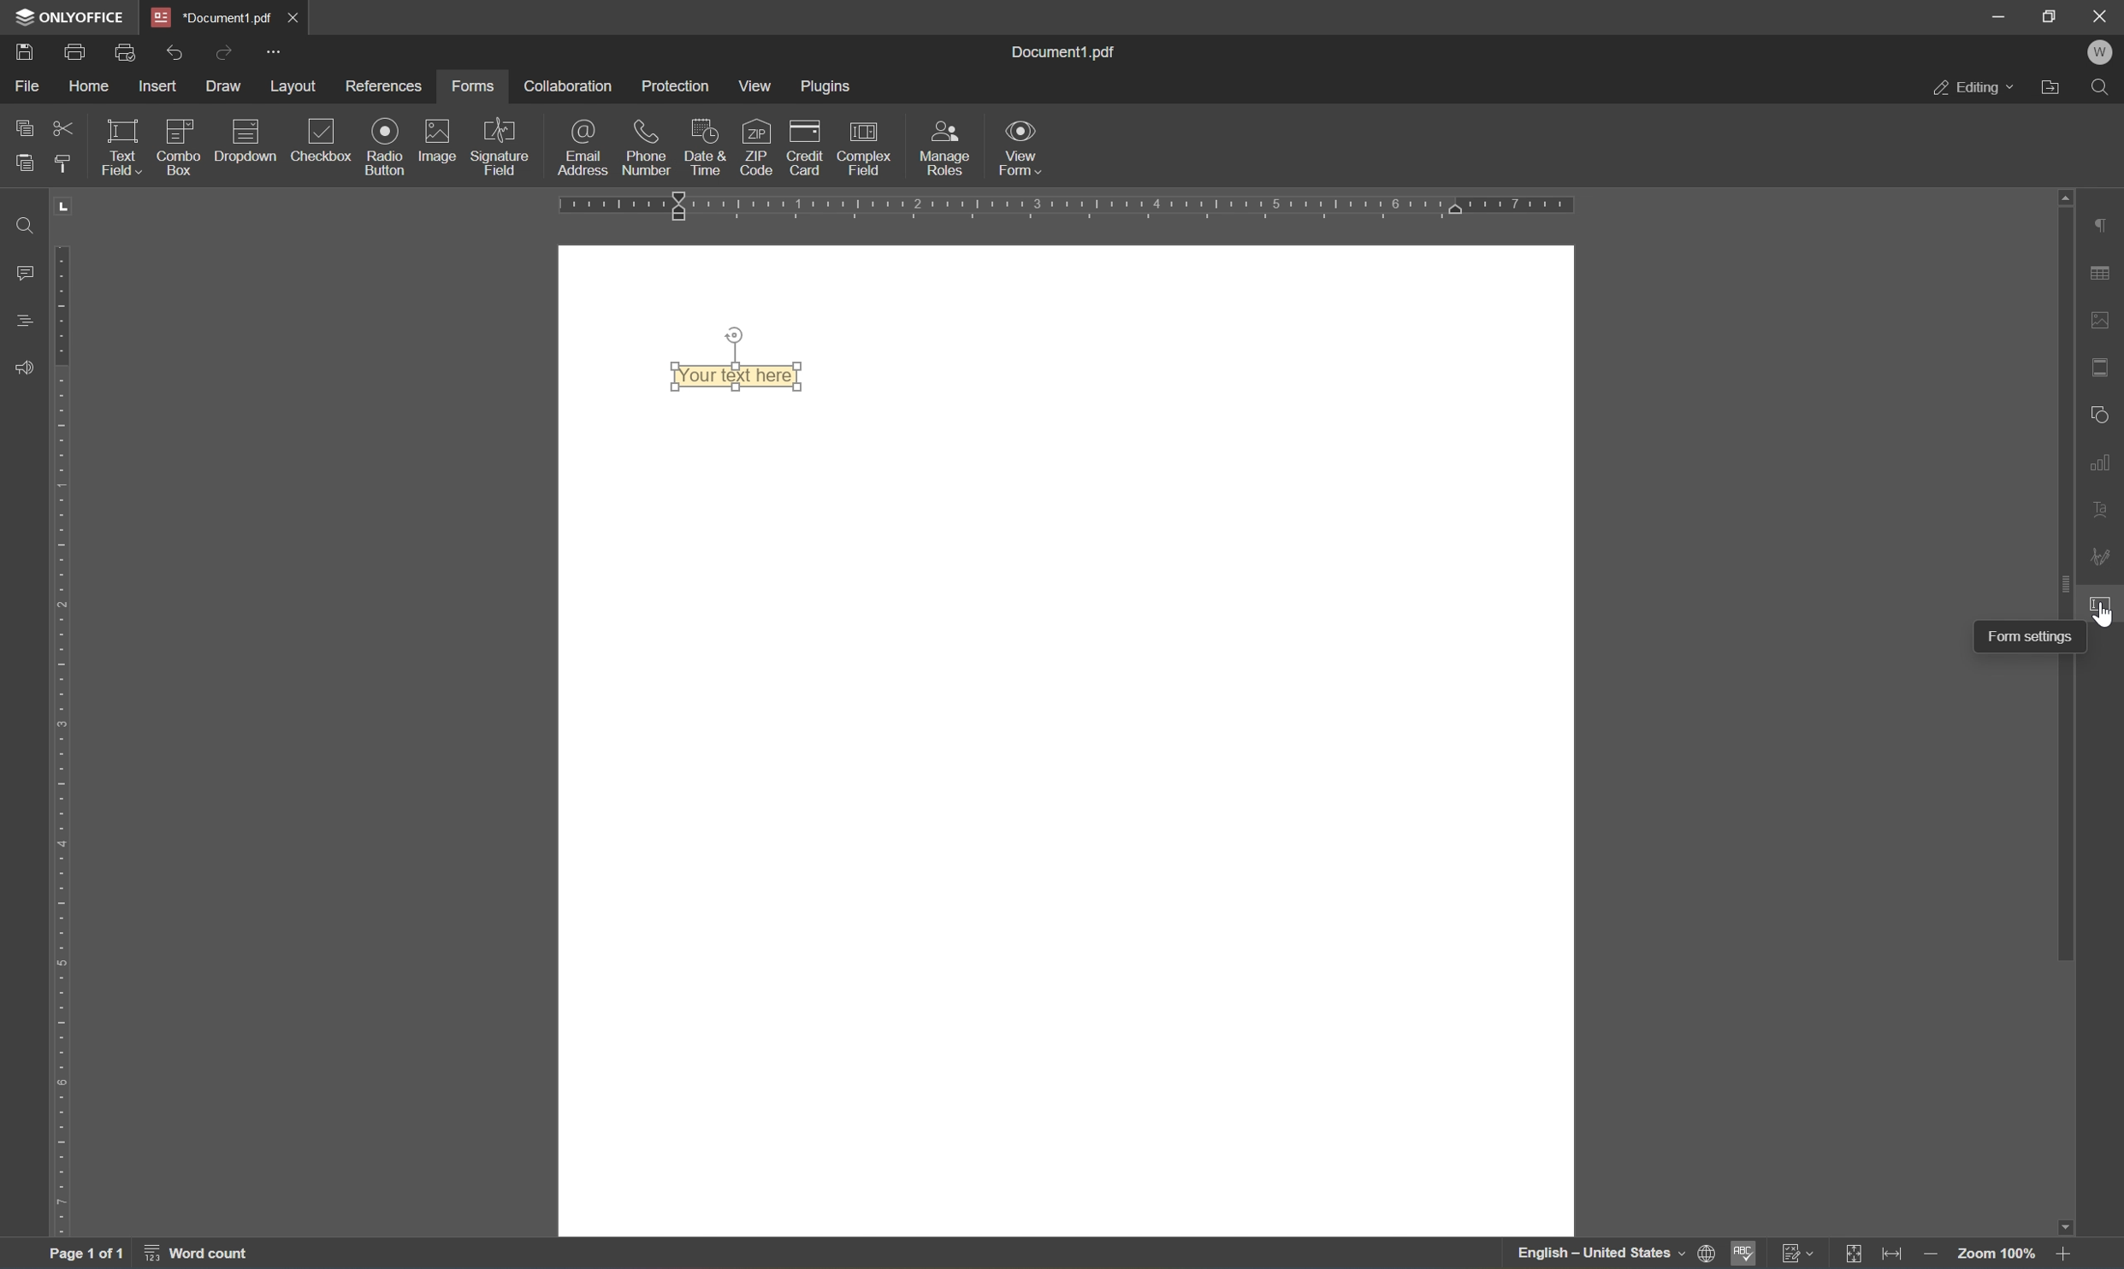 Image resolution: width=2124 pixels, height=1269 pixels. Describe the element at coordinates (2107, 613) in the screenshot. I see `cursor` at that location.